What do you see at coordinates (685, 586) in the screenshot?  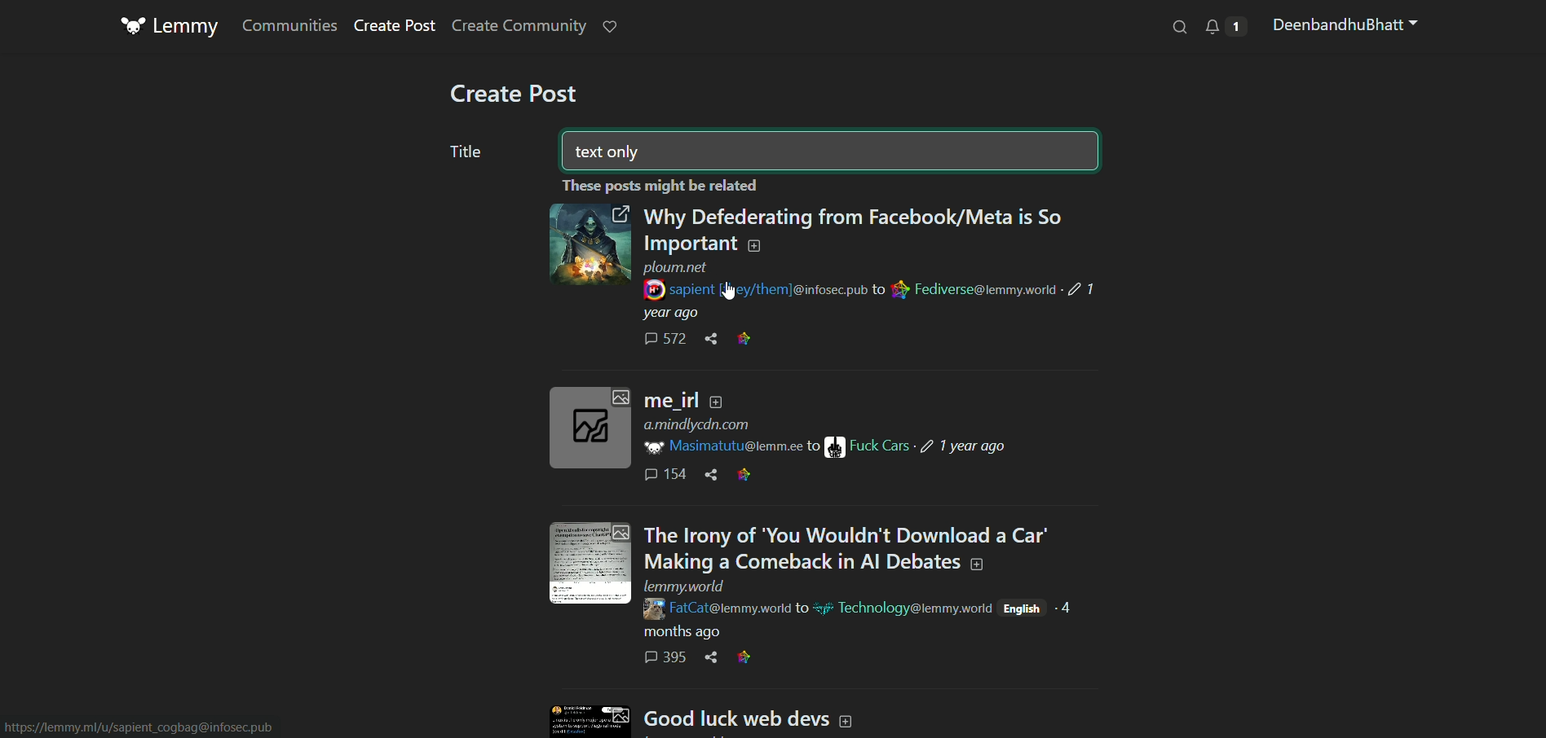 I see `Link to lemmy.world` at bounding box center [685, 586].